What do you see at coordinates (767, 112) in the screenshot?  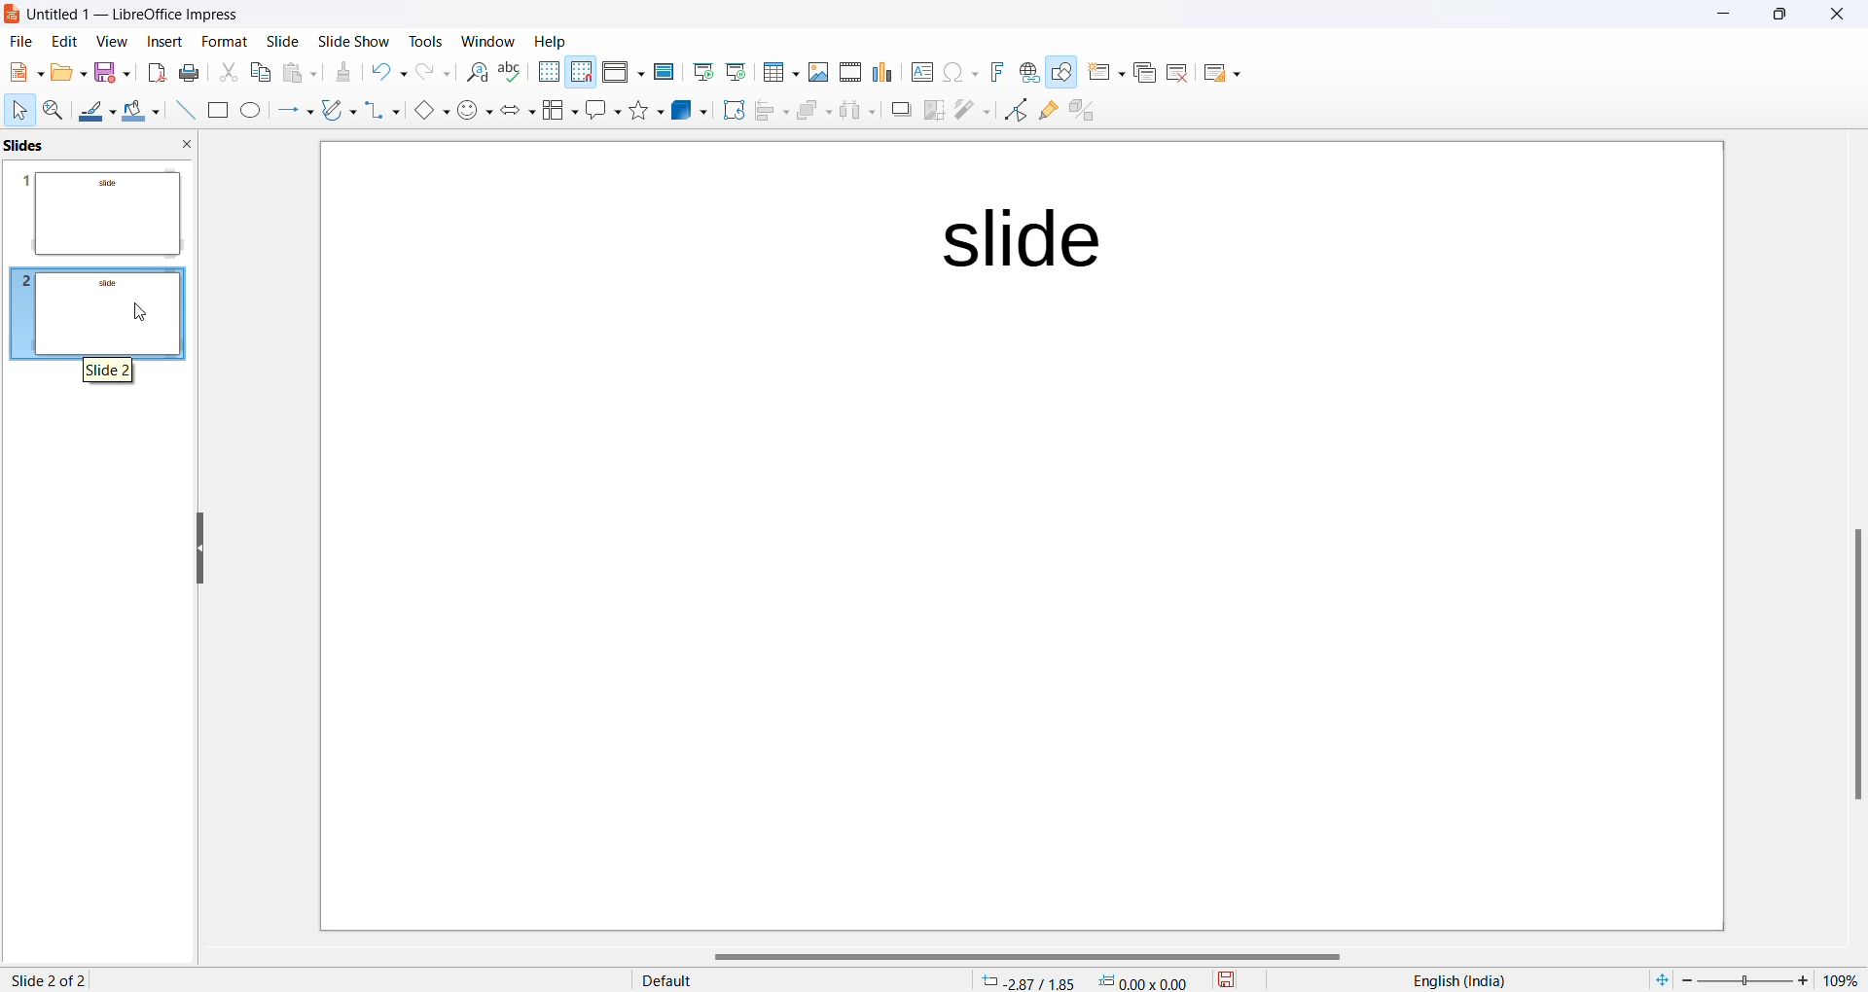 I see `Align` at bounding box center [767, 112].